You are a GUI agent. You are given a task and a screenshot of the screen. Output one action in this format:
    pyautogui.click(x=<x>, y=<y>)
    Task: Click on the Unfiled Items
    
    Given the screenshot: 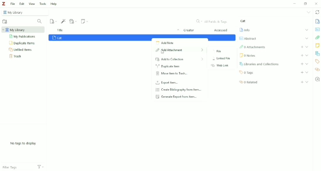 What is the action you would take?
    pyautogui.click(x=21, y=49)
    